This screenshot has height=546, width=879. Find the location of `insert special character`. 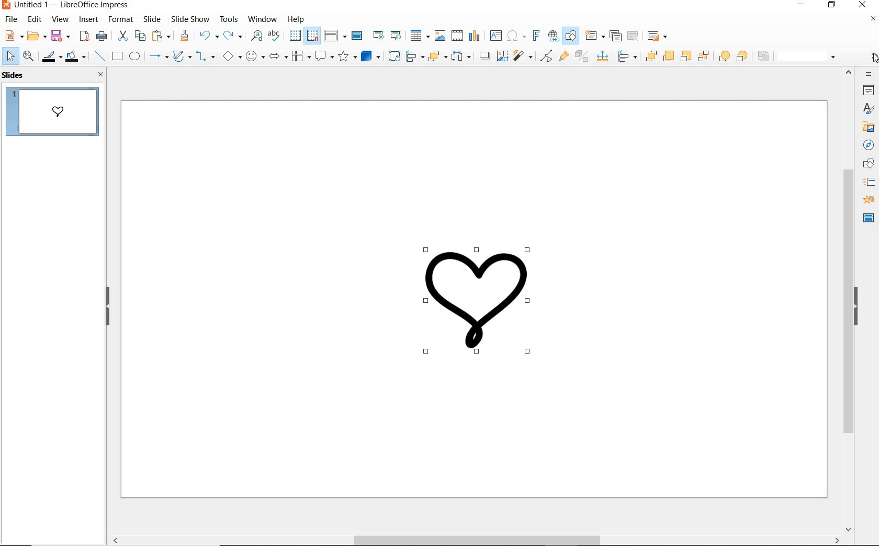

insert special character is located at coordinates (516, 36).